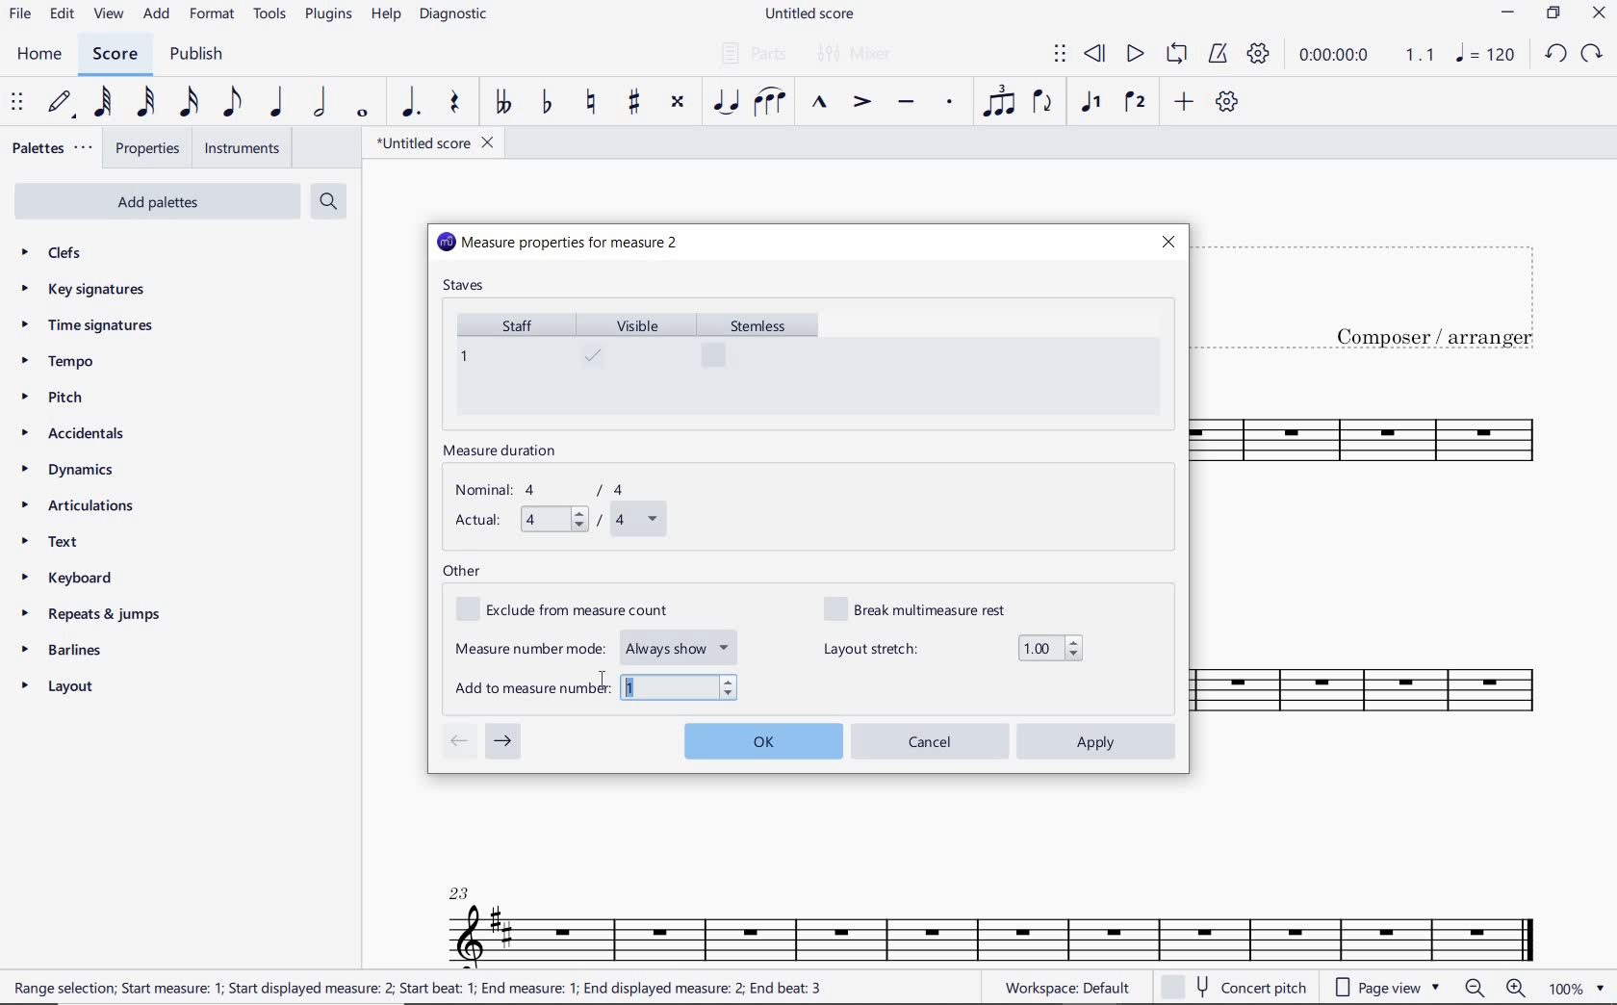  I want to click on break multimeasure rest, so click(929, 607).